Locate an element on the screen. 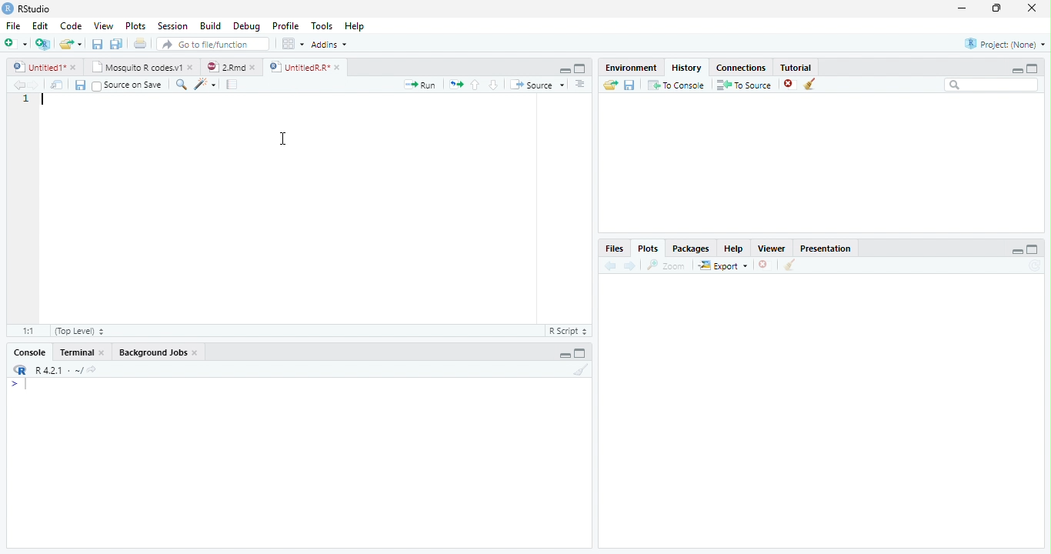 The height and width of the screenshot is (554, 1051). Environment is located at coordinates (629, 68).